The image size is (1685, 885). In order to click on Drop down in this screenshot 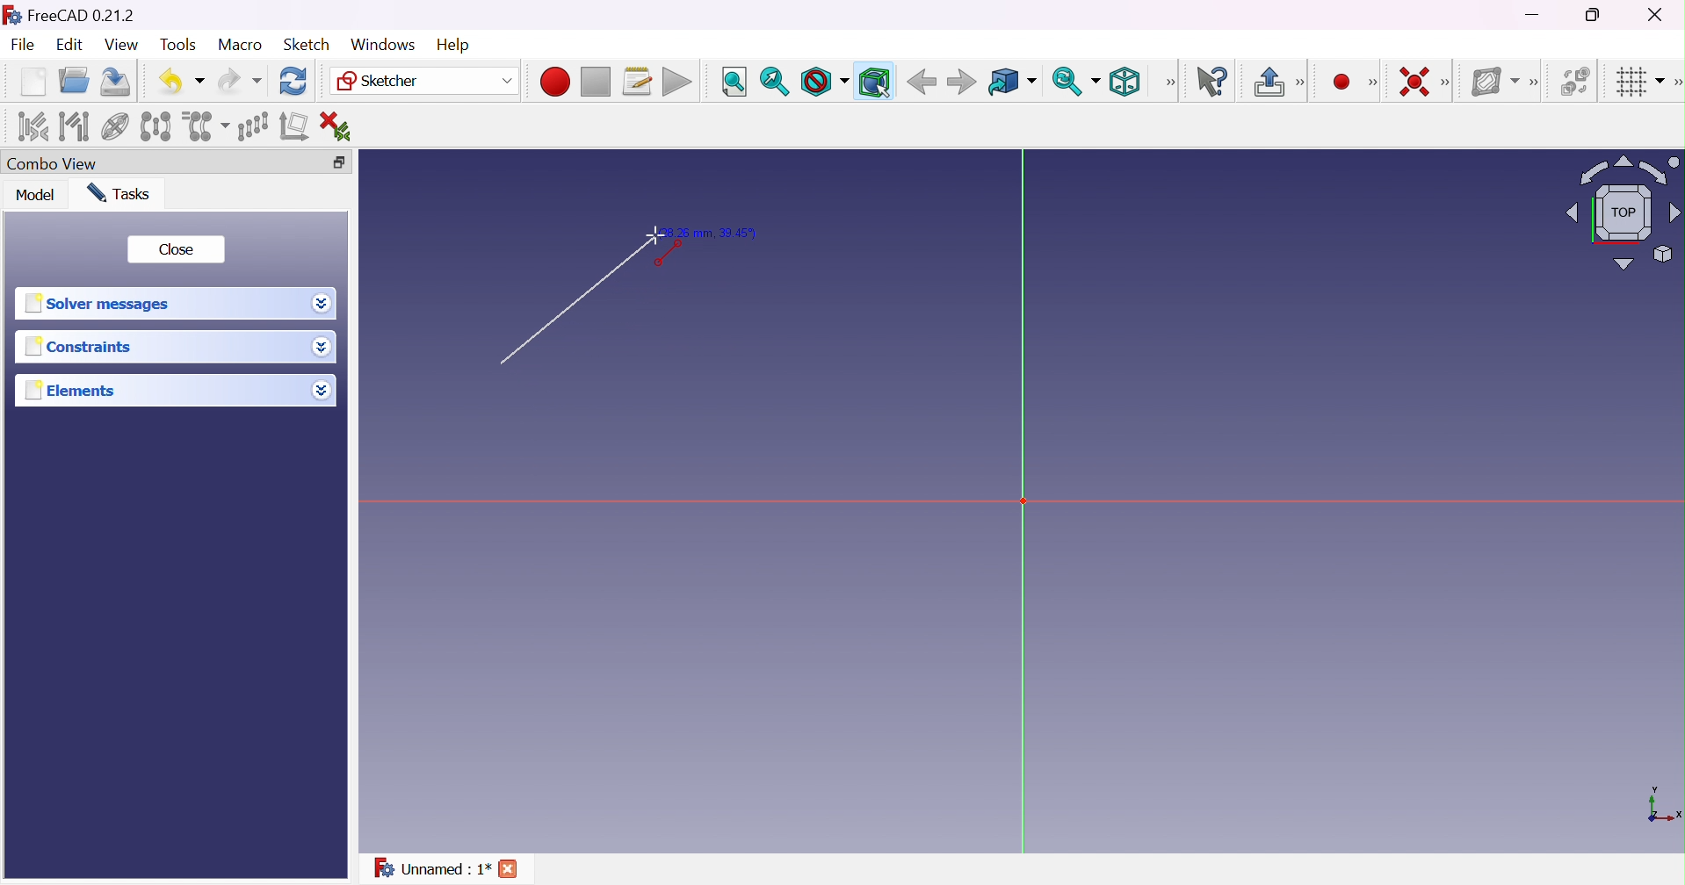, I will do `click(322, 304)`.